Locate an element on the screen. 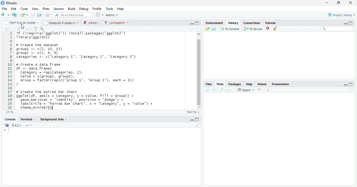 The width and height of the screenshot is (357, 187). zoom is located at coordinates (227, 90).